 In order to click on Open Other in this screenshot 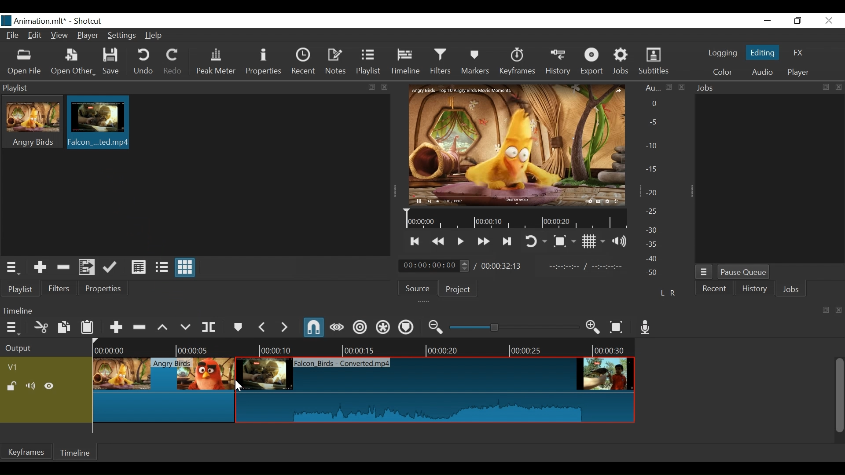, I will do `click(73, 63)`.